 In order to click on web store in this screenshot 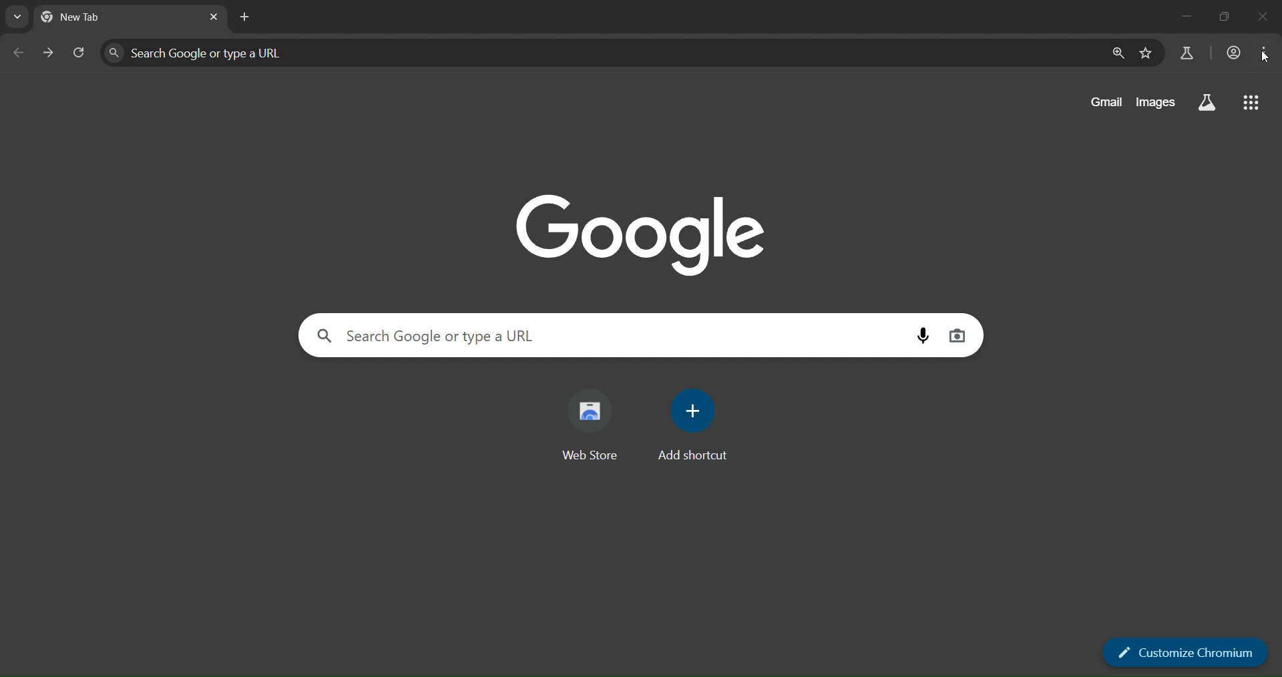, I will do `click(595, 424)`.